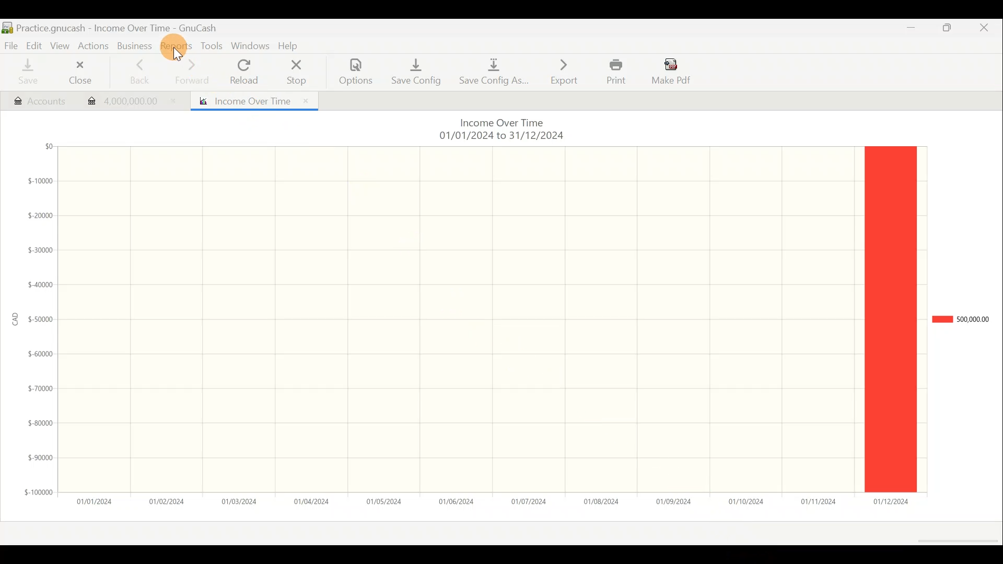 The image size is (1003, 564). I want to click on legend, so click(891, 320).